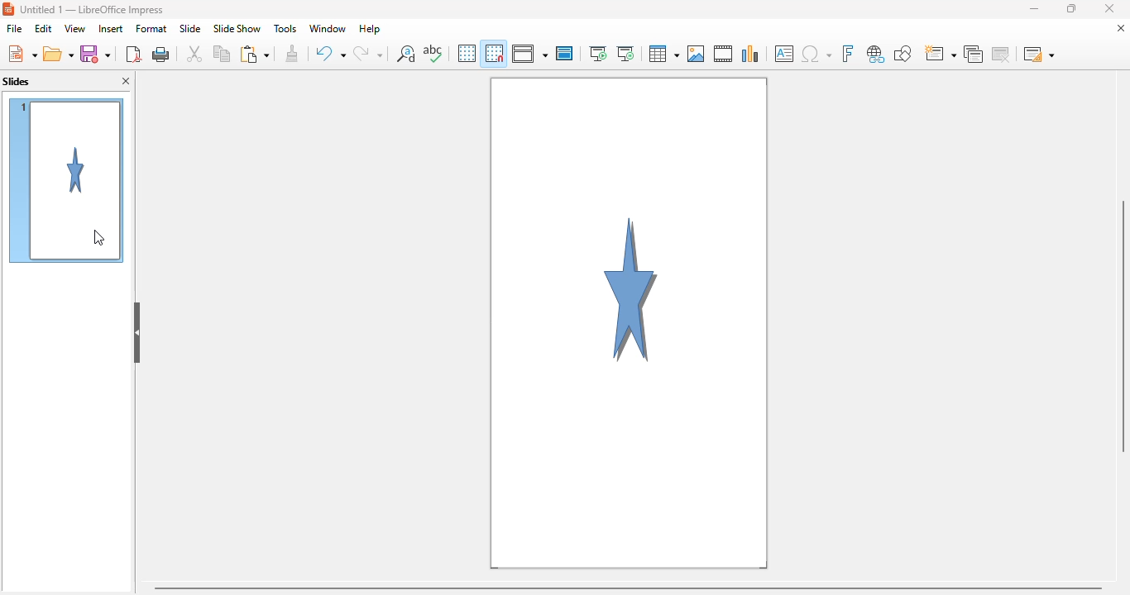  What do you see at coordinates (630, 587) in the screenshot?
I see `horizontal scroll bar` at bounding box center [630, 587].